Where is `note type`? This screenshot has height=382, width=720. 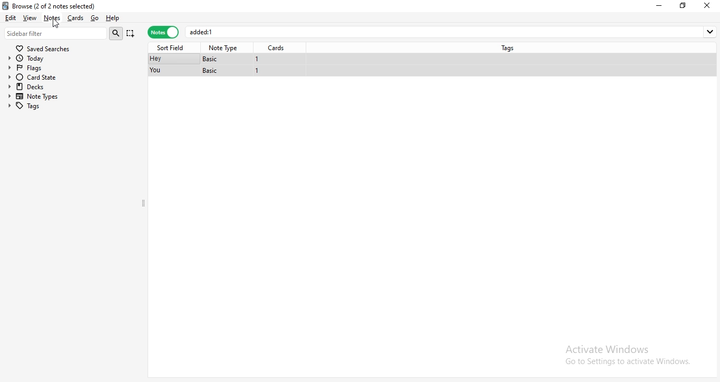
note type is located at coordinates (225, 48).